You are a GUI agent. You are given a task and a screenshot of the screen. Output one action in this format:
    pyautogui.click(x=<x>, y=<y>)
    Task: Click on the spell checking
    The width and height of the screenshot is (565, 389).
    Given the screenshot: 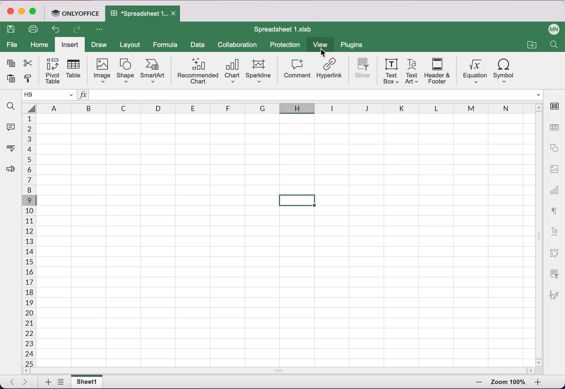 What is the action you would take?
    pyautogui.click(x=12, y=147)
    